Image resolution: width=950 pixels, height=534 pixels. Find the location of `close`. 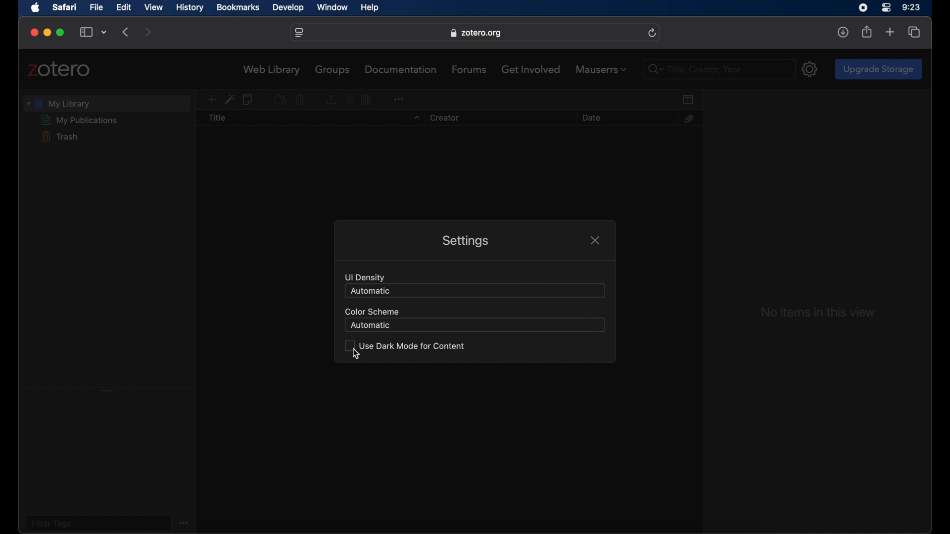

close is located at coordinates (595, 240).